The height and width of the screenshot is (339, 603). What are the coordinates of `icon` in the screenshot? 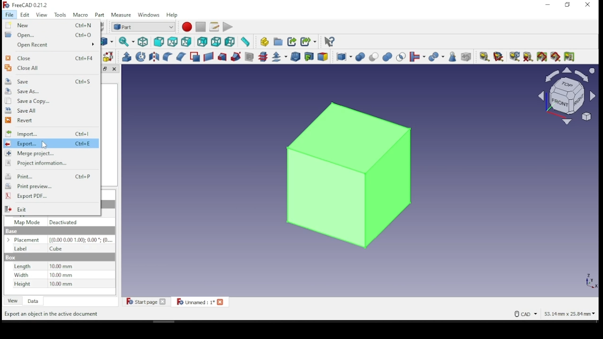 It's located at (27, 6).